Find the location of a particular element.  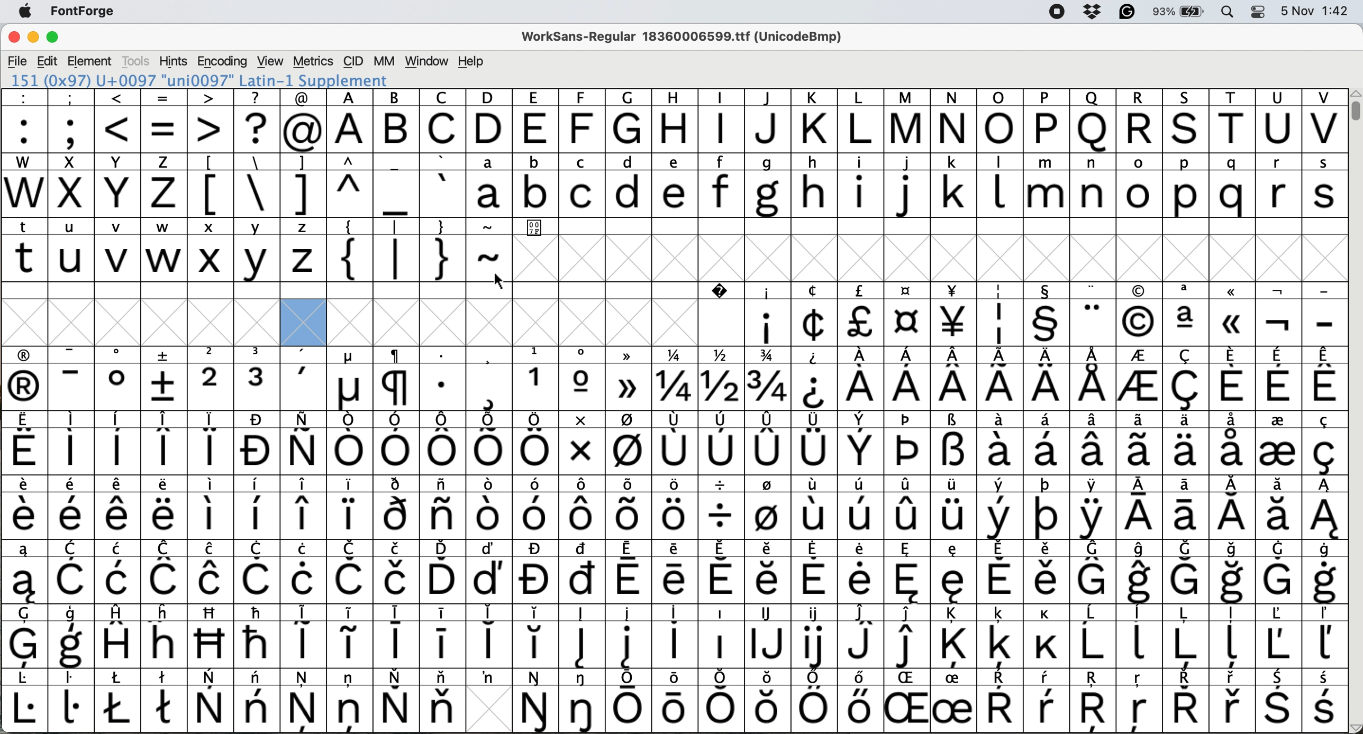

symbol is located at coordinates (1094, 379).